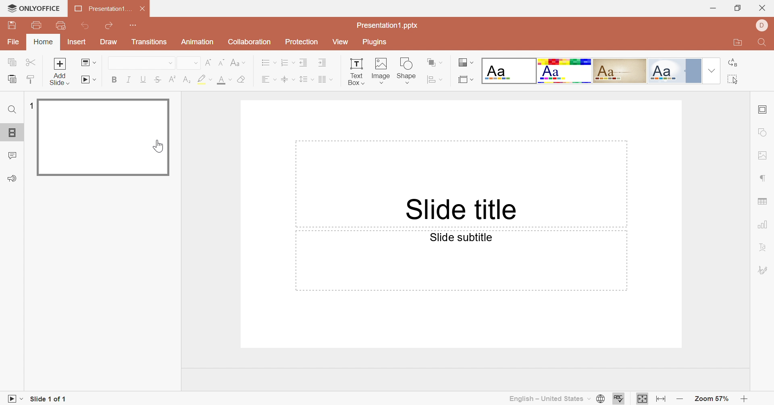 The image size is (774, 405). I want to click on Drop Down, so click(472, 62).